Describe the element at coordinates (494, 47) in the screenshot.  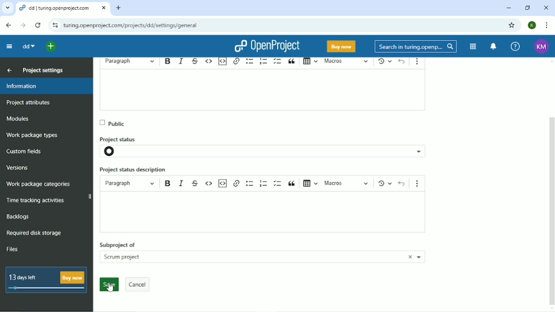
I see `To notification center` at that location.